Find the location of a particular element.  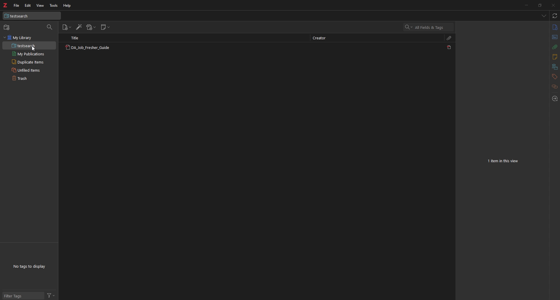

new item is located at coordinates (67, 27).